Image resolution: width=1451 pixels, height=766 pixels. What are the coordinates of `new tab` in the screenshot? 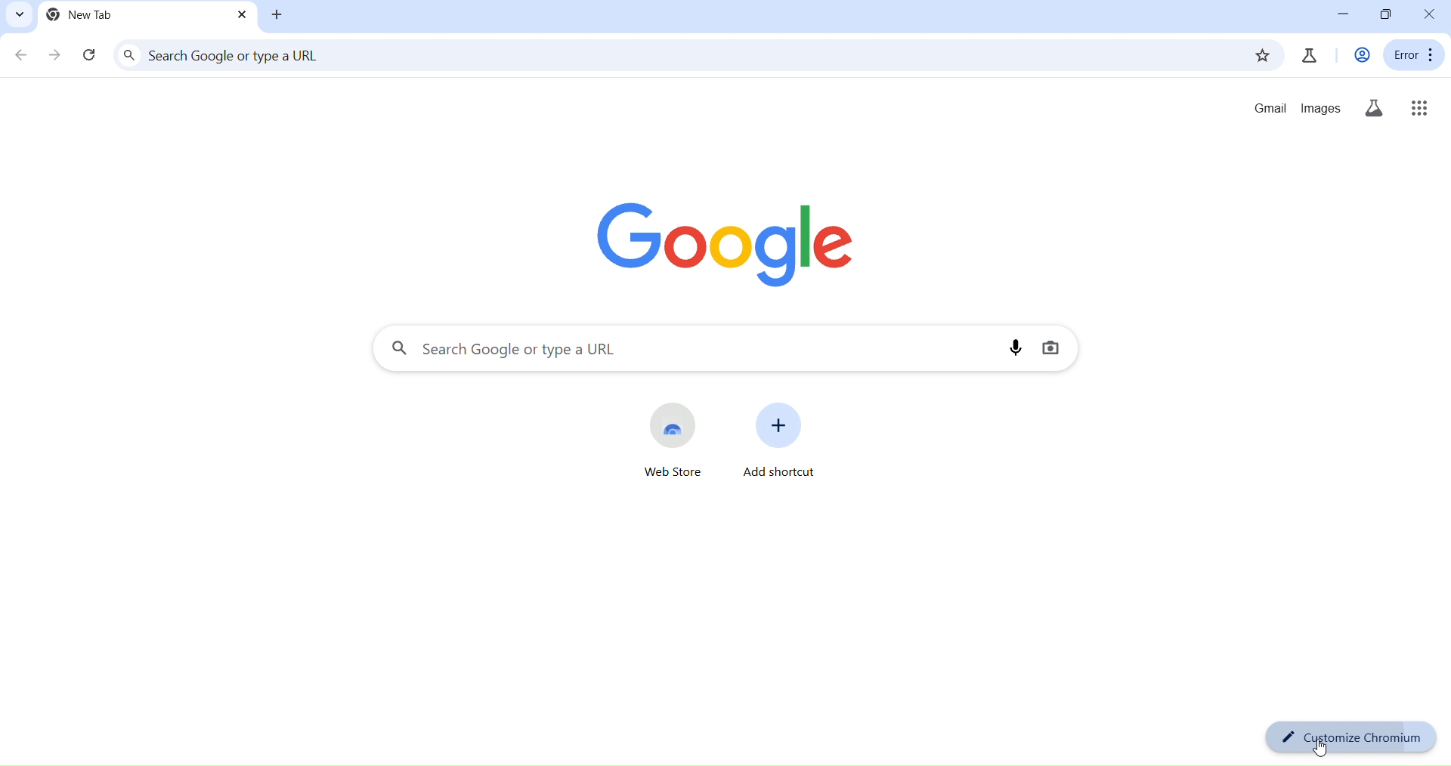 It's located at (277, 14).